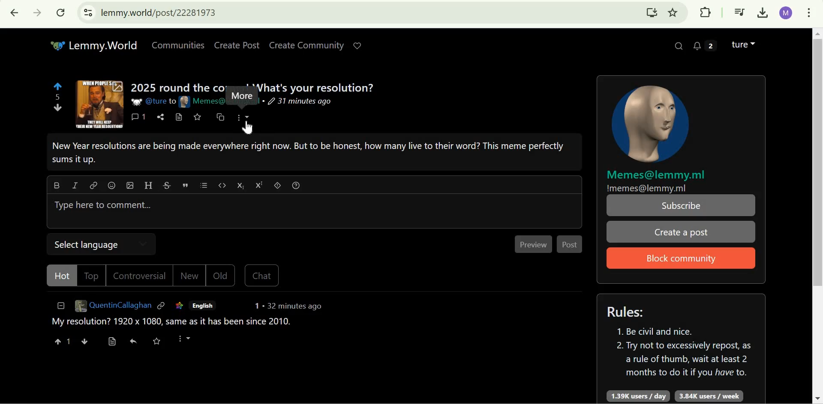 This screenshot has width=823, height=404. I want to click on save, so click(197, 118).